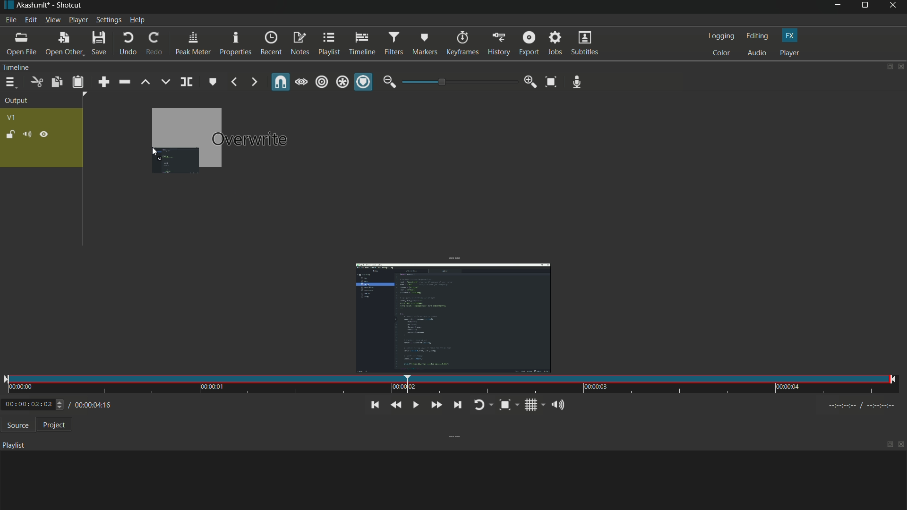 This screenshot has height=510, width=907. What do you see at coordinates (78, 83) in the screenshot?
I see `paste` at bounding box center [78, 83].